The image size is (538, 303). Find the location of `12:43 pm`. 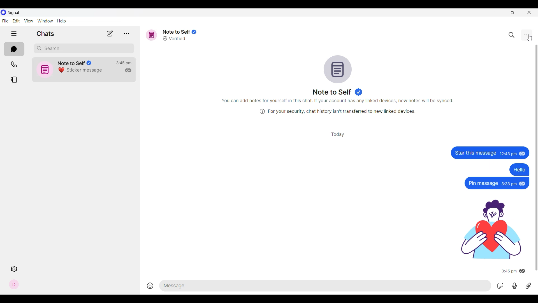

12:43 pm is located at coordinates (508, 154).